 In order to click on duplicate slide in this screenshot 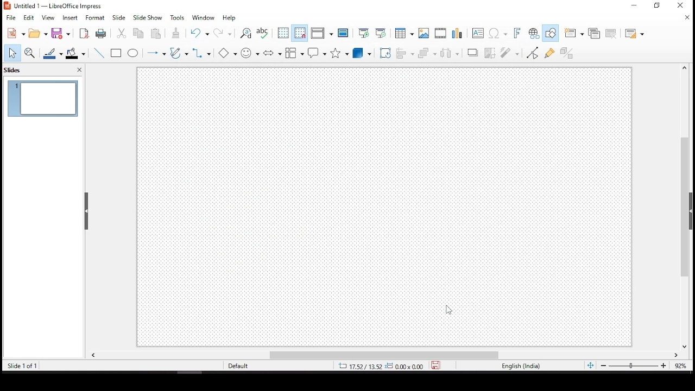, I will do `click(594, 33)`.